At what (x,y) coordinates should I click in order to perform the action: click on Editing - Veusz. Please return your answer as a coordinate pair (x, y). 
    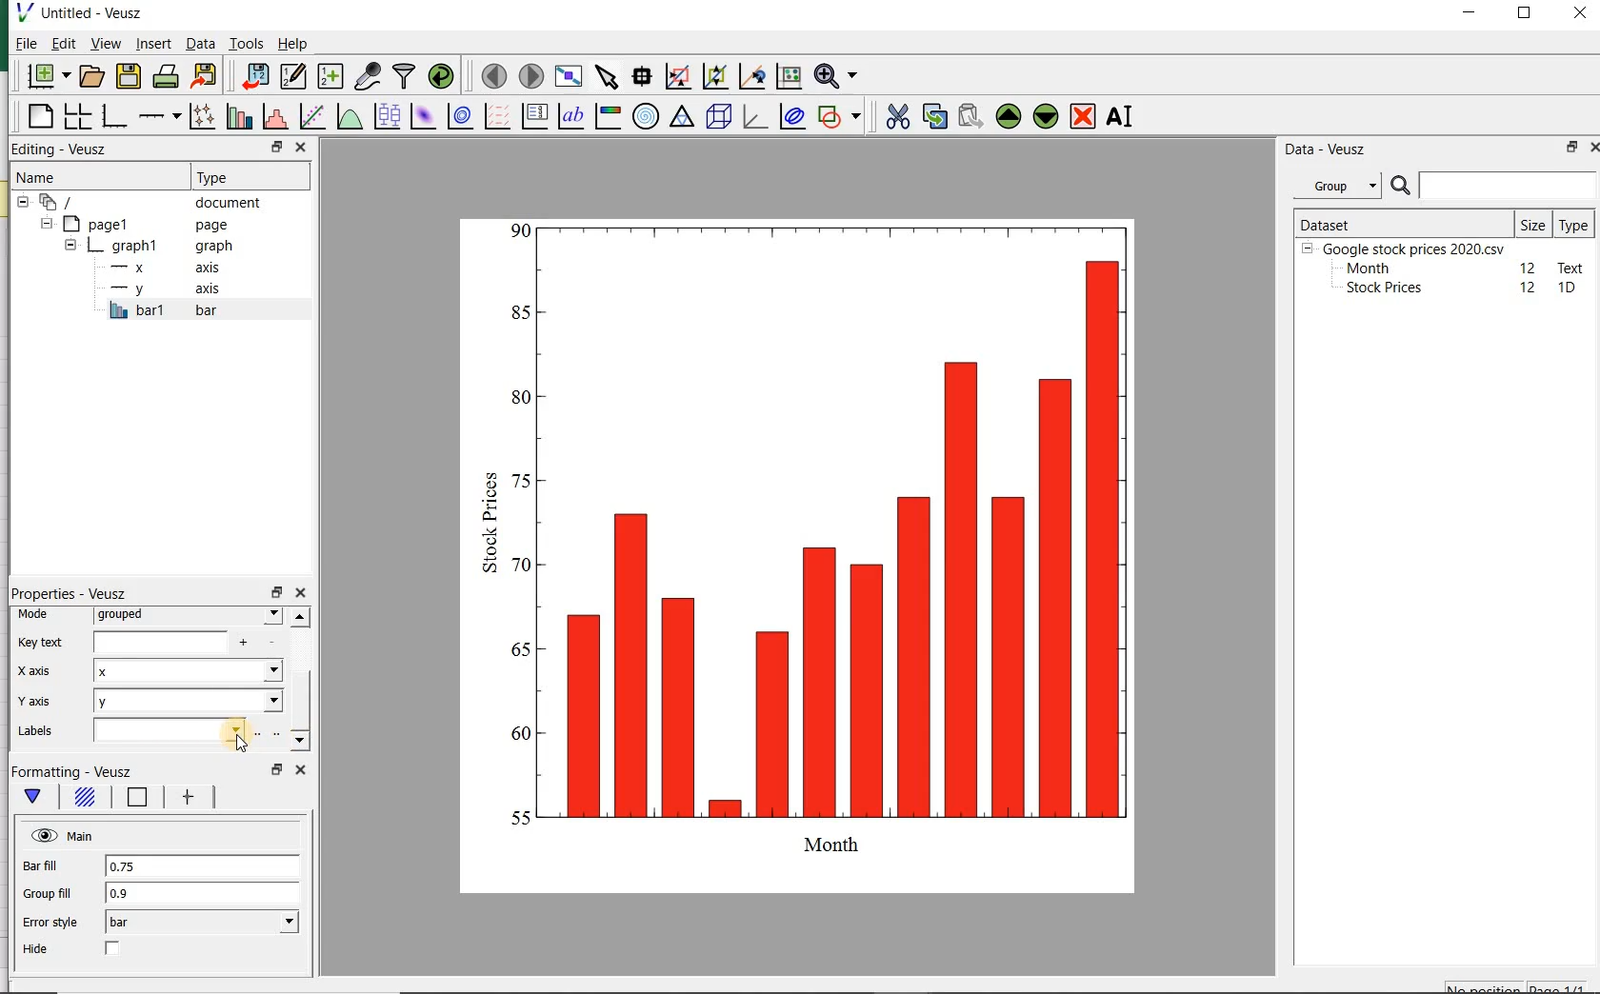
    Looking at the image, I should click on (62, 149).